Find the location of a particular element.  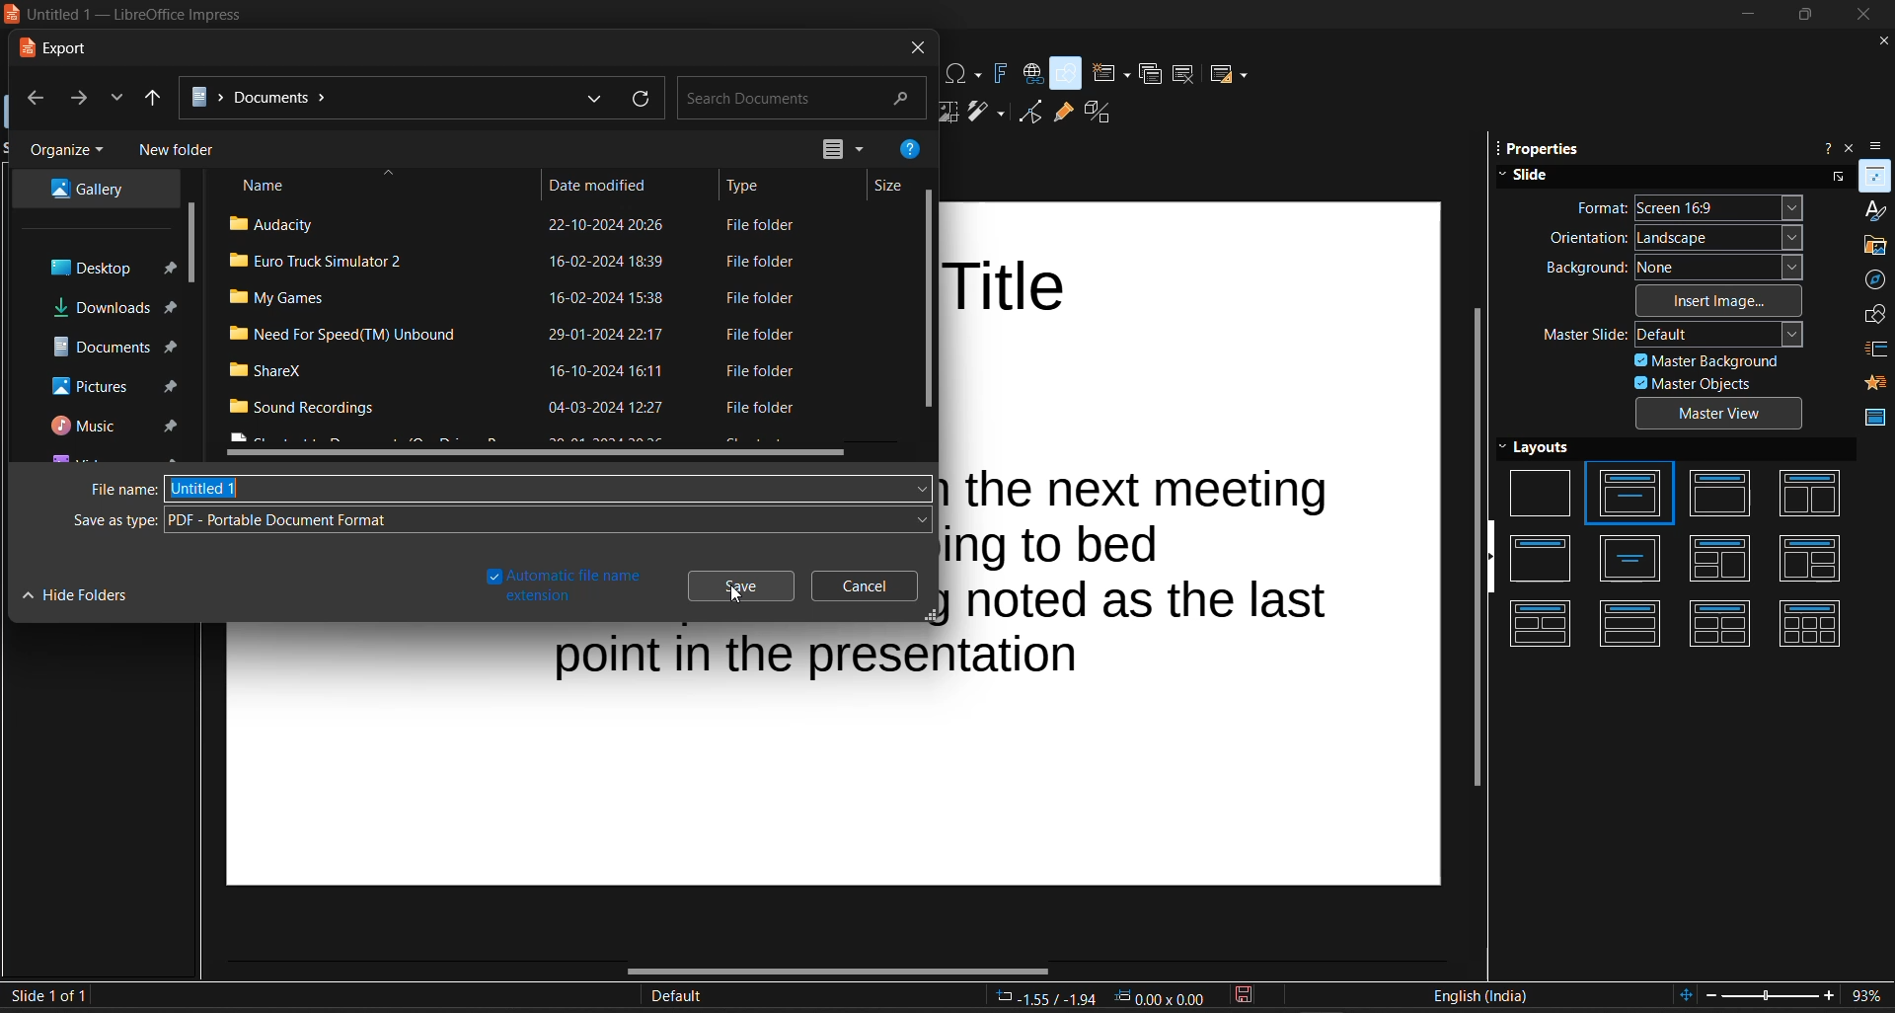

-1.55/-1.94 000 x 000 is located at coordinates (1101, 996).